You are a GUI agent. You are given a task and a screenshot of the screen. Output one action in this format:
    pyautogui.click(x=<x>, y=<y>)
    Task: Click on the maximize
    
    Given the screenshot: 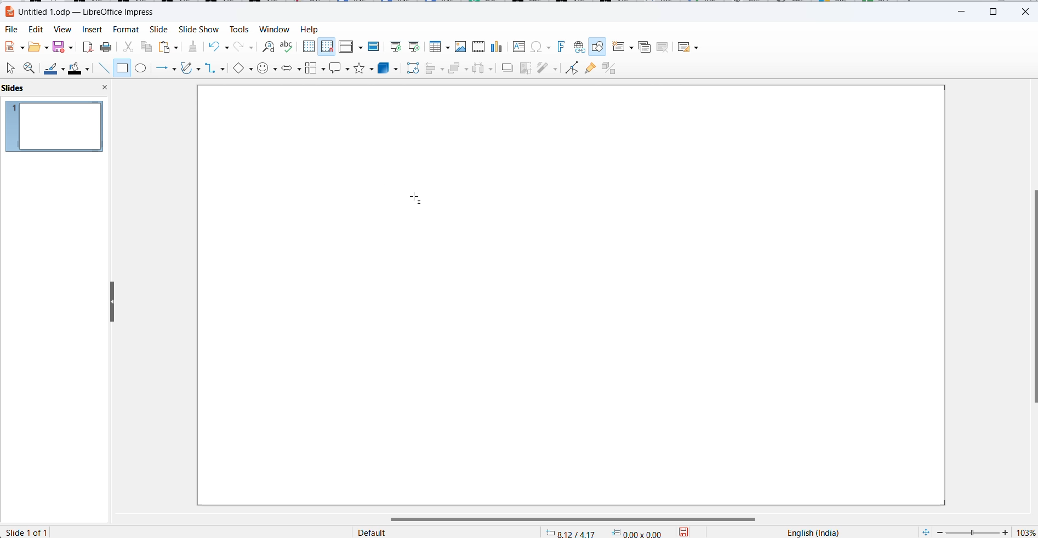 What is the action you would take?
    pyautogui.click(x=997, y=10)
    